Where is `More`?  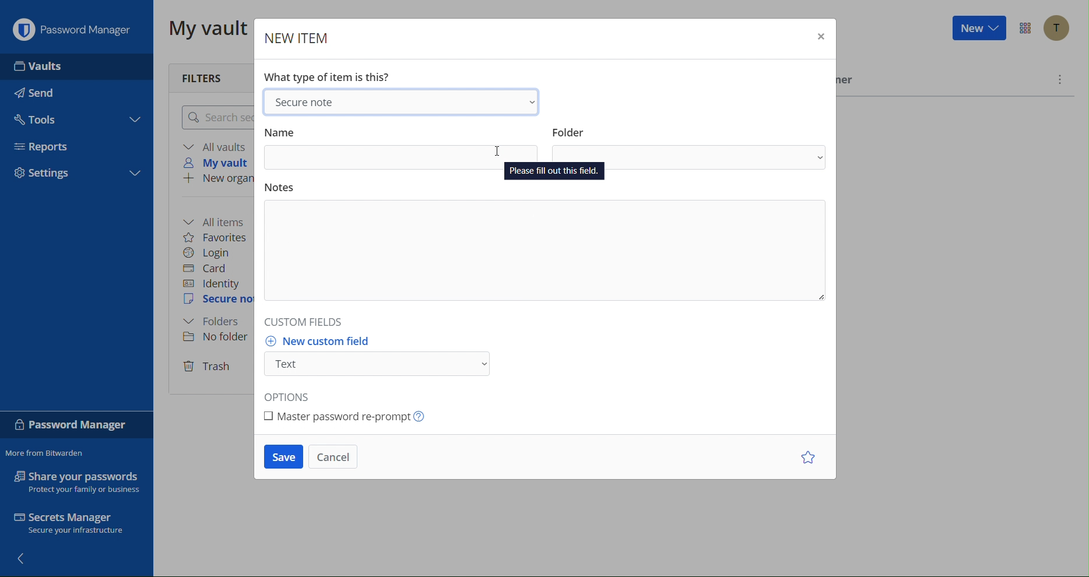
More is located at coordinates (1060, 79).